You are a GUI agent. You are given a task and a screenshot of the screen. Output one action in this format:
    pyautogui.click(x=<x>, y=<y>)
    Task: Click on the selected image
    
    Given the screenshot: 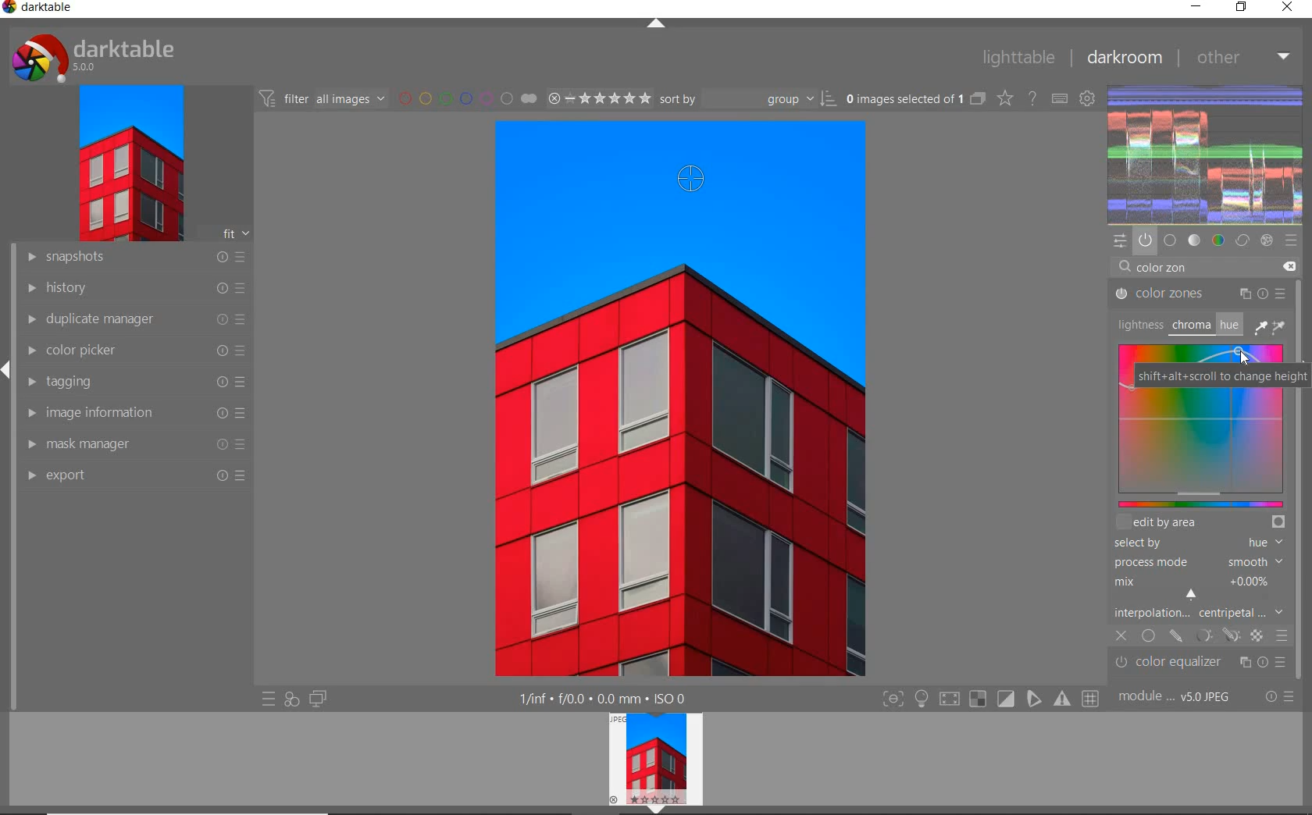 What is the action you would take?
    pyautogui.click(x=680, y=450)
    